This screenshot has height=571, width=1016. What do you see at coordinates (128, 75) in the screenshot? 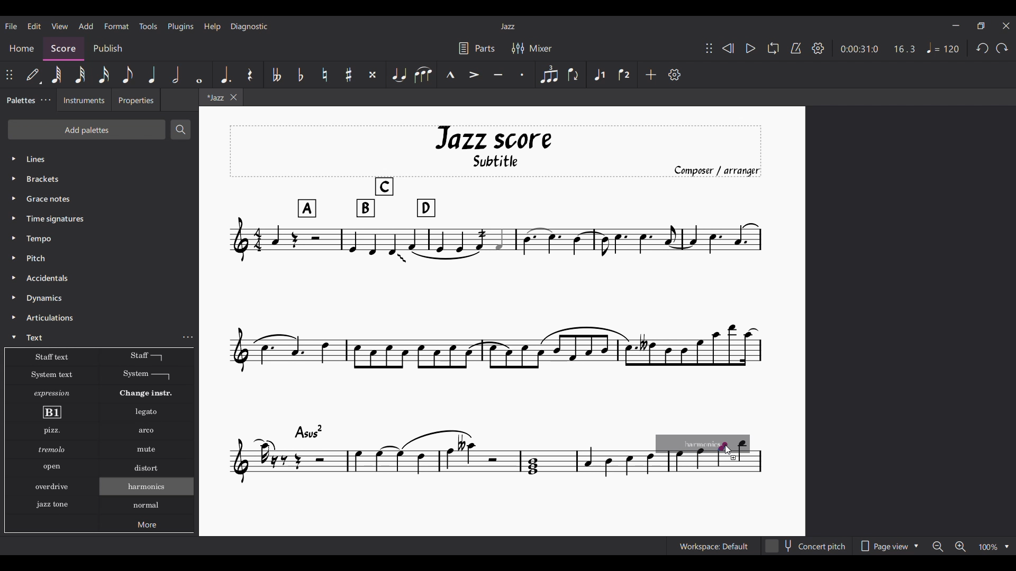
I see `8th note` at bounding box center [128, 75].